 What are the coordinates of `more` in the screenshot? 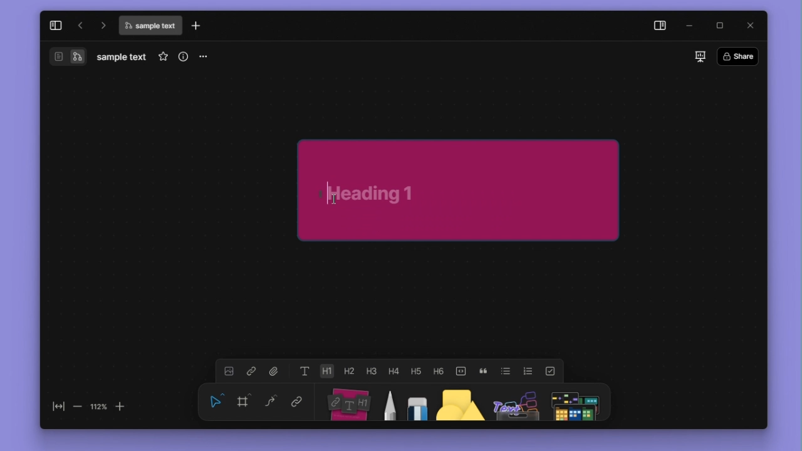 It's located at (202, 58).